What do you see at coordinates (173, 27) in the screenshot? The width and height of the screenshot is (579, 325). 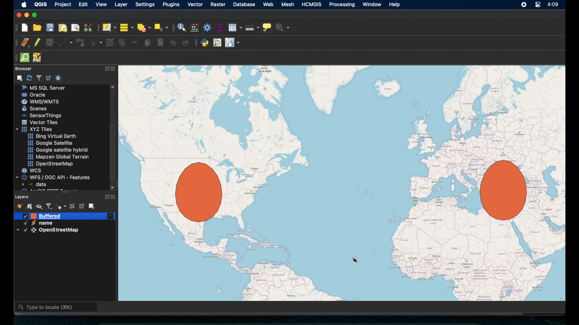 I see `attributes toolbar` at bounding box center [173, 27].